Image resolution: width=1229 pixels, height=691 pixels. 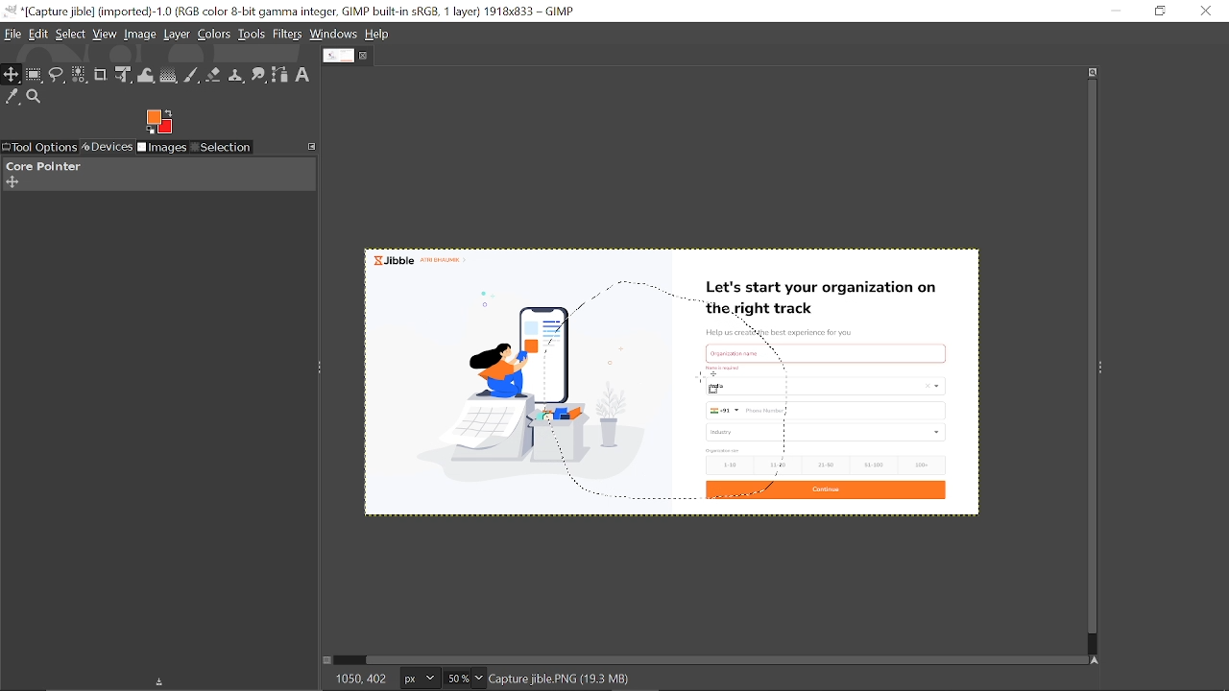 What do you see at coordinates (293, 12) in the screenshot?
I see `Current window` at bounding box center [293, 12].